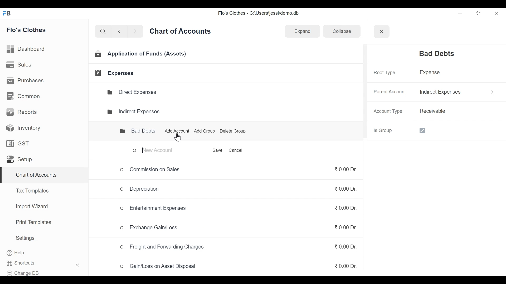 The image size is (506, 284). Describe the element at coordinates (404, 130) in the screenshot. I see `Is Group` at that location.